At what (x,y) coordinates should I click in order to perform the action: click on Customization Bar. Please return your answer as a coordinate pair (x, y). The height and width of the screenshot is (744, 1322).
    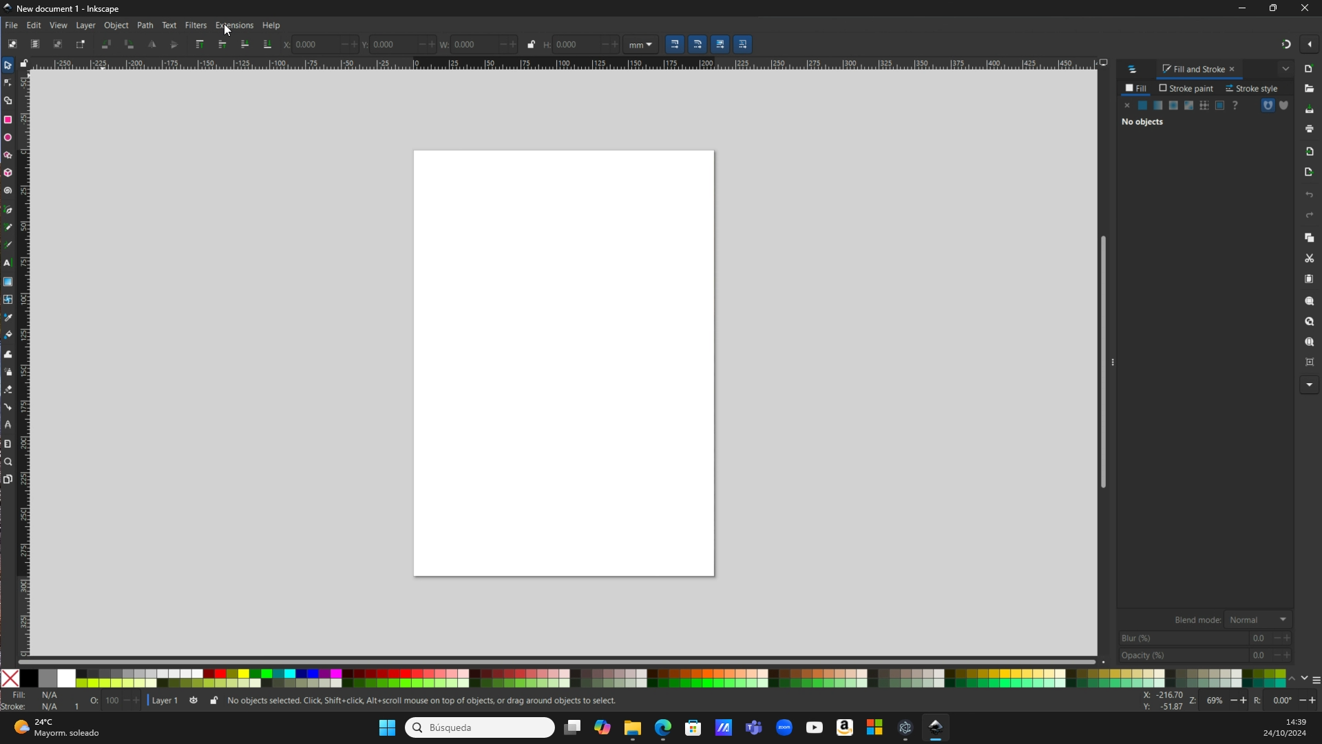
    Looking at the image, I should click on (11, 272).